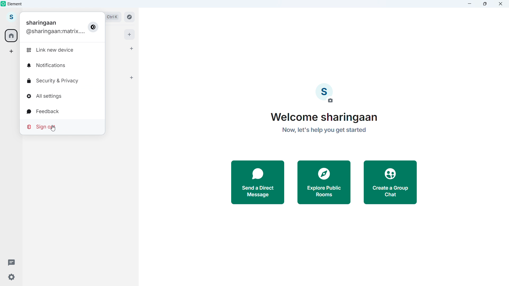 The height and width of the screenshot is (286, 509). Describe the element at coordinates (485, 4) in the screenshot. I see `maximize` at that location.